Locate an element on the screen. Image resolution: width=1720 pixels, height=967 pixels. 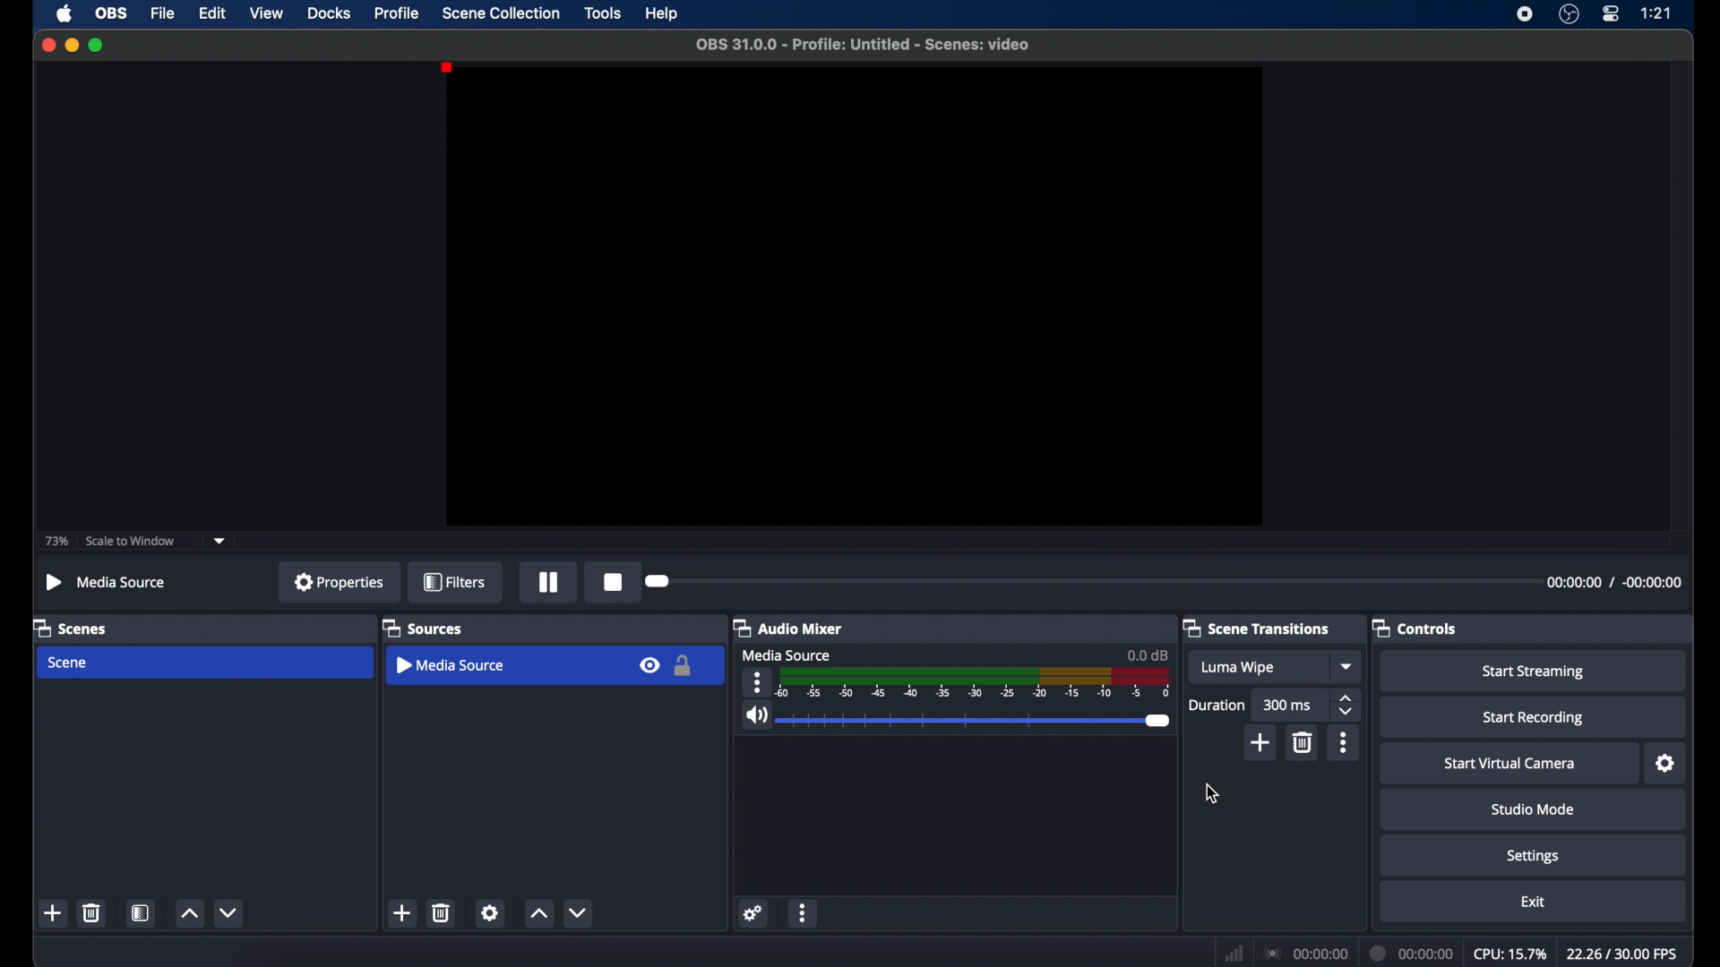
73% is located at coordinates (56, 540).